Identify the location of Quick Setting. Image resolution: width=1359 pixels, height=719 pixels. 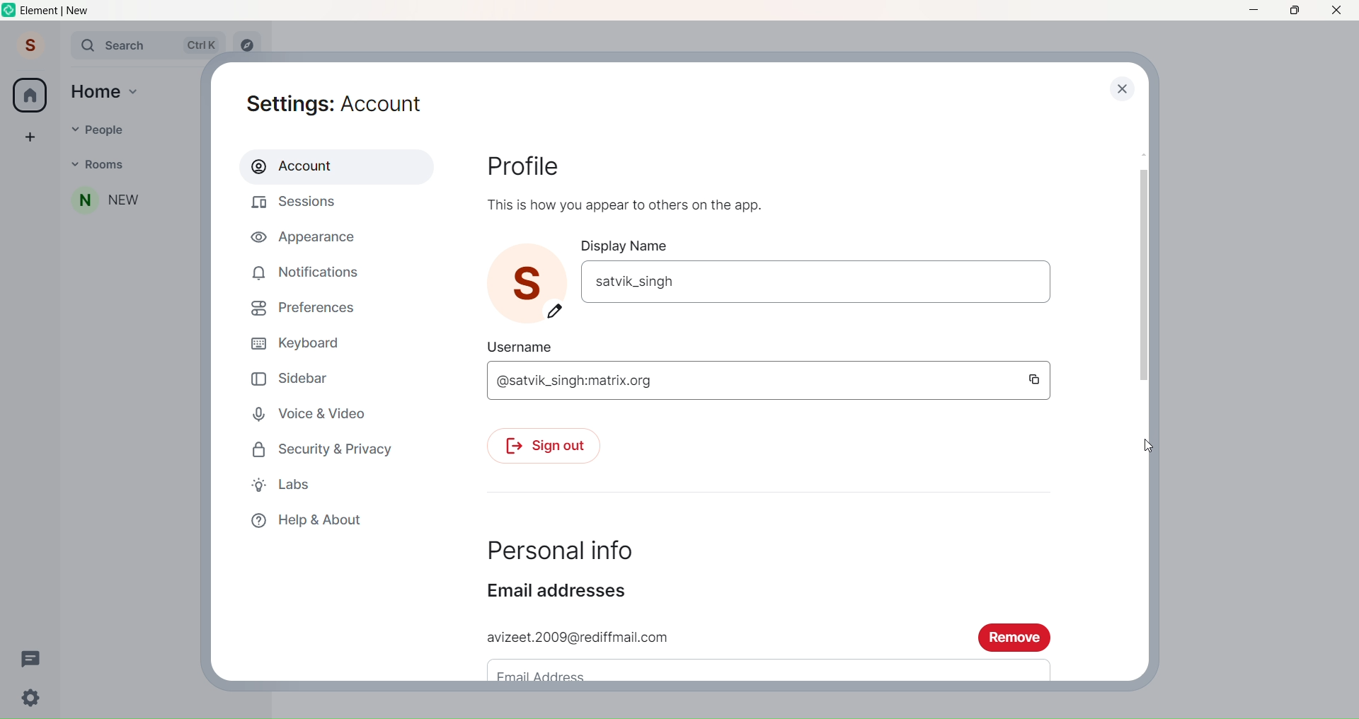
(33, 699).